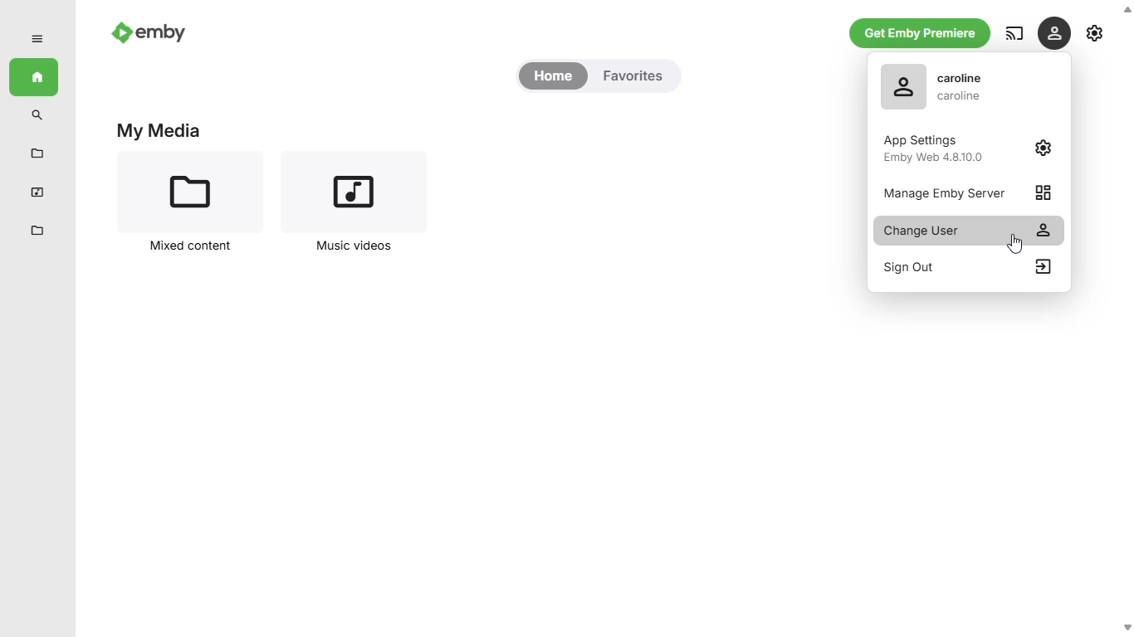  Describe the element at coordinates (149, 31) in the screenshot. I see `emby` at that location.